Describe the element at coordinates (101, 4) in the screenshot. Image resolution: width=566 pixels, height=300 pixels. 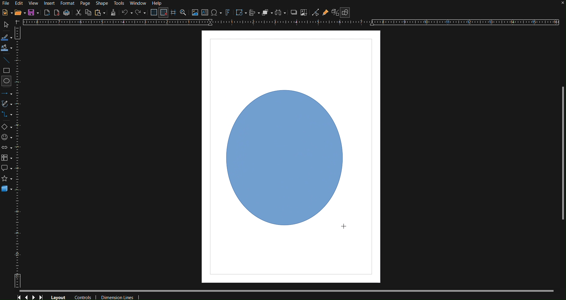
I see `Shape` at that location.